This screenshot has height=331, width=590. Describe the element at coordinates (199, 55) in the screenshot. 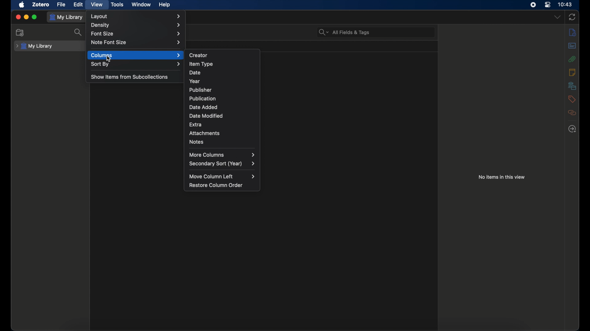

I see `creator` at that location.